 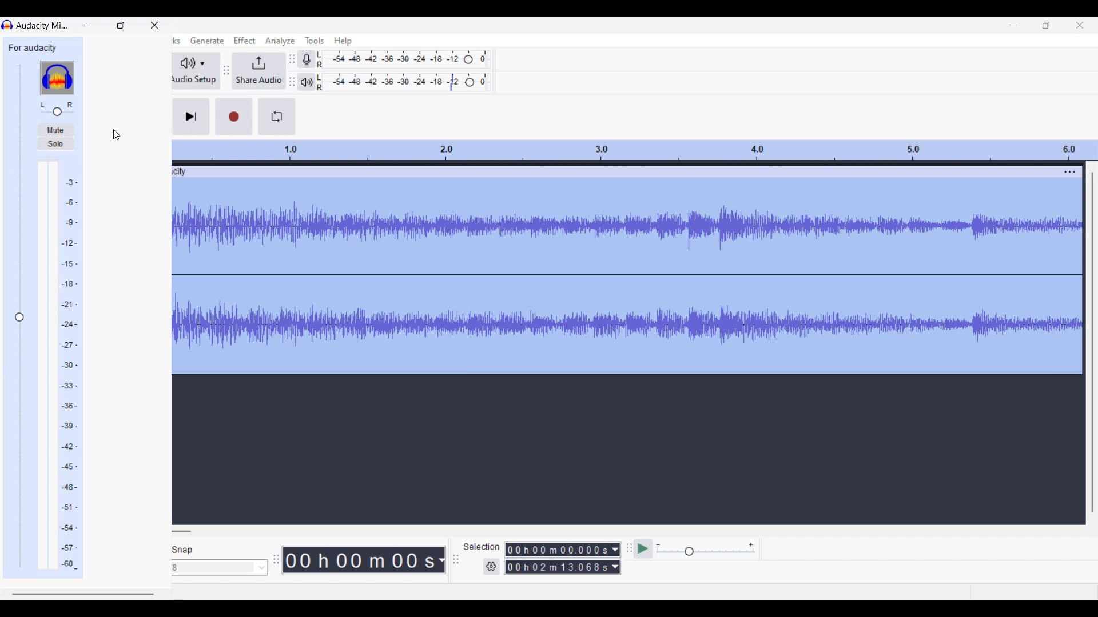 What do you see at coordinates (55, 143) in the screenshot?
I see `Solo` at bounding box center [55, 143].